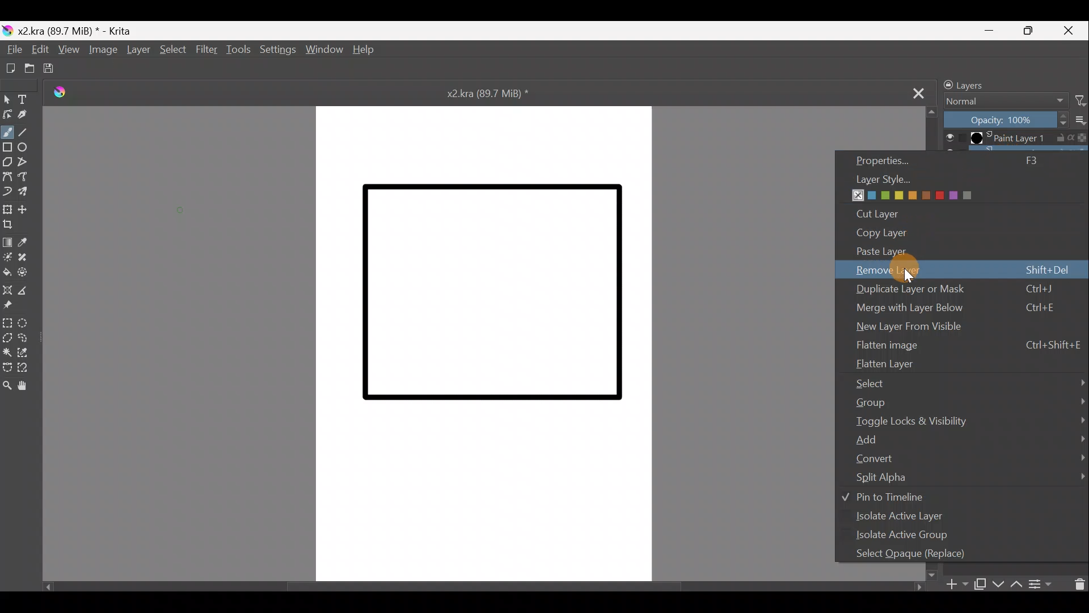 The height and width of the screenshot is (613, 1089). I want to click on Draw a gradient, so click(8, 242).